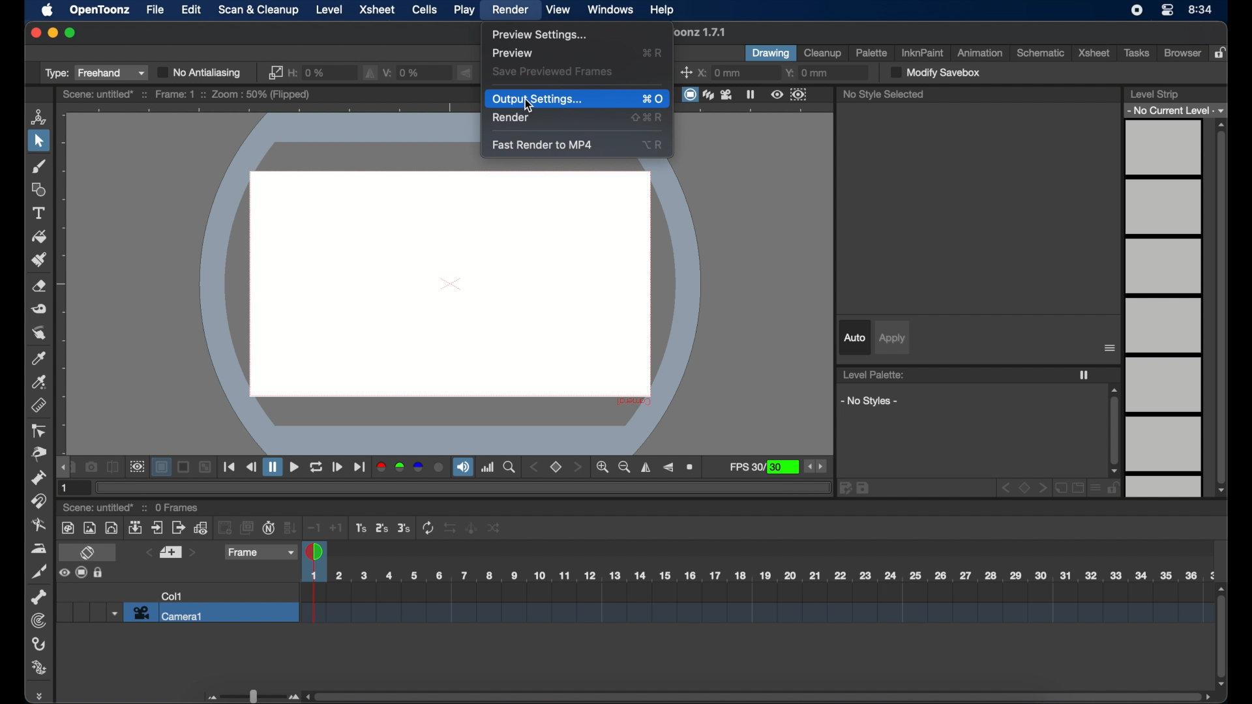 Image resolution: width=1252 pixels, height=704 pixels. I want to click on close, so click(35, 33).